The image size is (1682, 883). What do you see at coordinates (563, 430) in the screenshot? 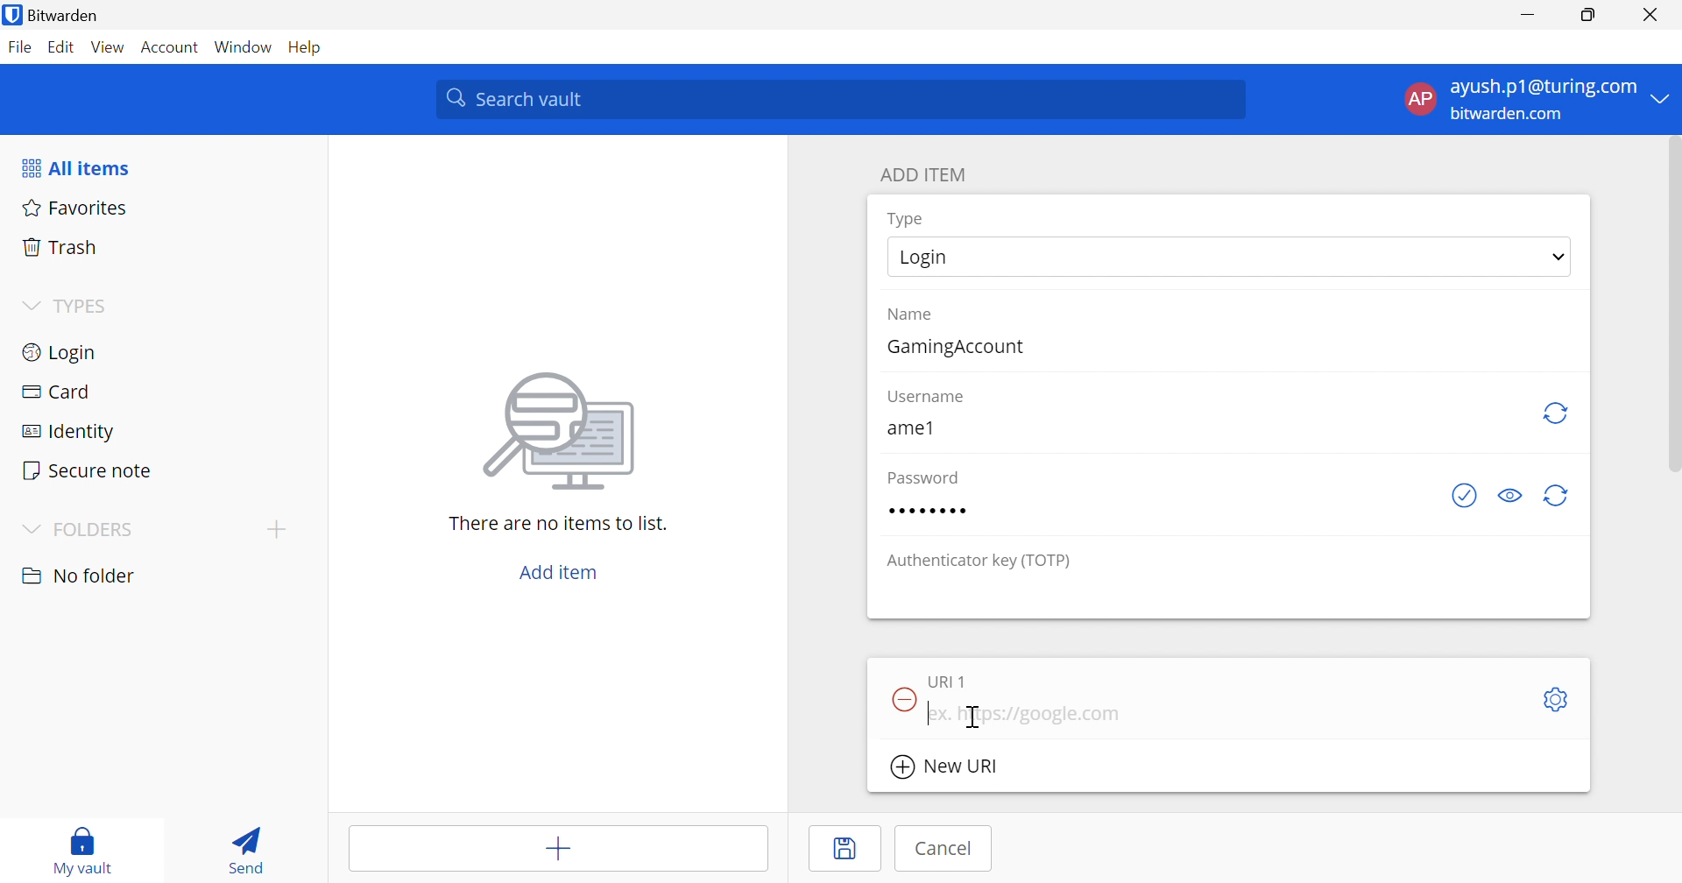
I see `Image` at bounding box center [563, 430].